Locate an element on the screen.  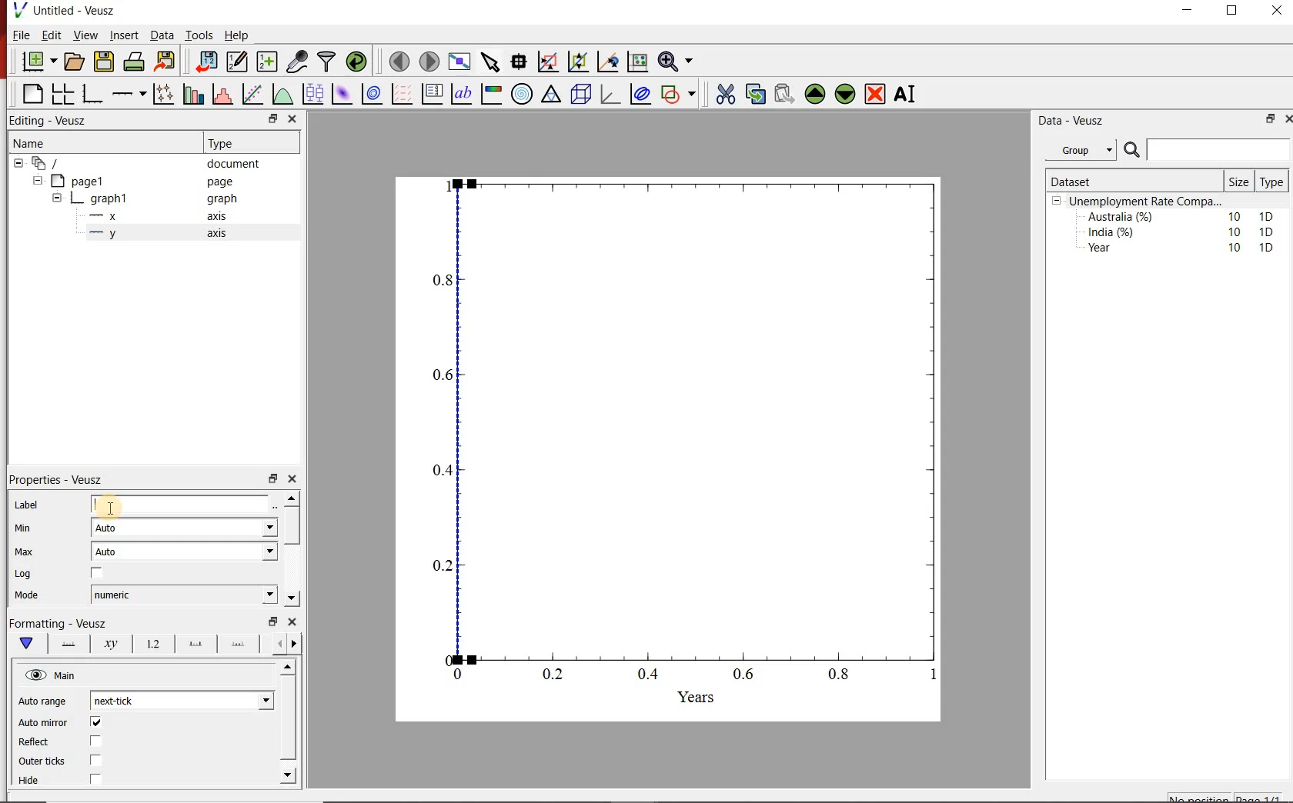
polar graph is located at coordinates (523, 95).